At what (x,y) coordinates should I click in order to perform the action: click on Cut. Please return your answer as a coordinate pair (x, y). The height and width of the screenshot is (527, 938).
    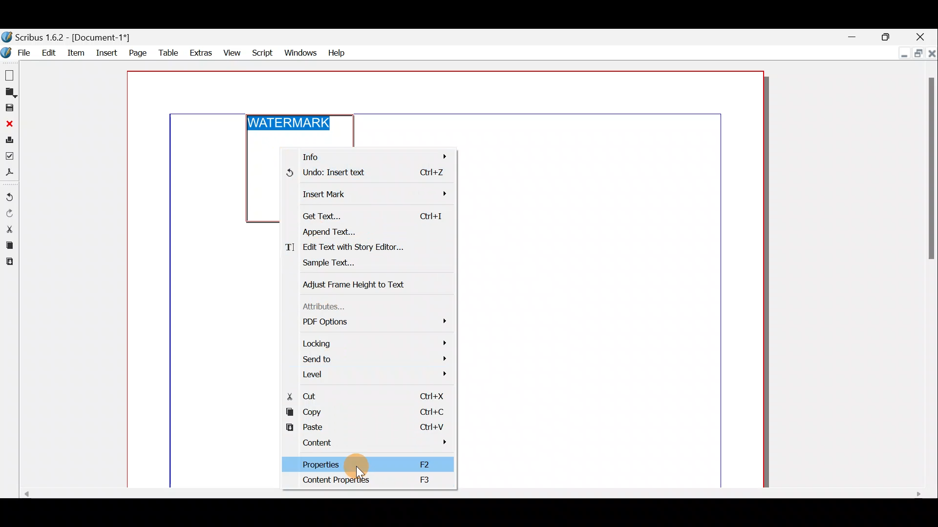
    Looking at the image, I should click on (9, 229).